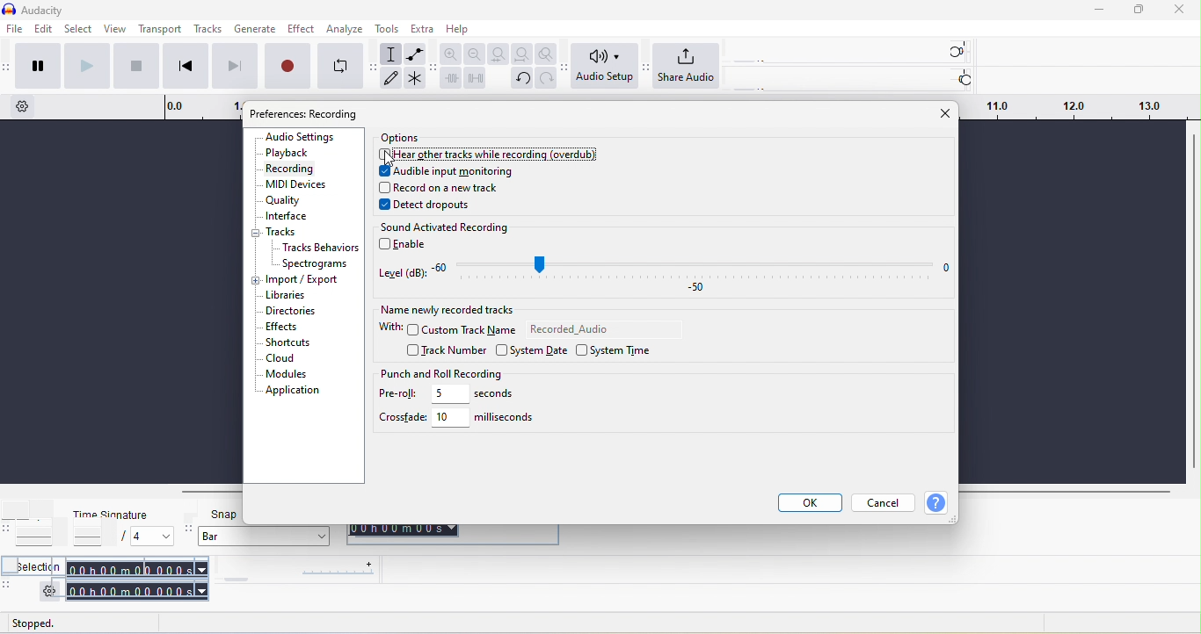 This screenshot has height=634, width=1201. Describe the element at coordinates (116, 27) in the screenshot. I see `view` at that location.